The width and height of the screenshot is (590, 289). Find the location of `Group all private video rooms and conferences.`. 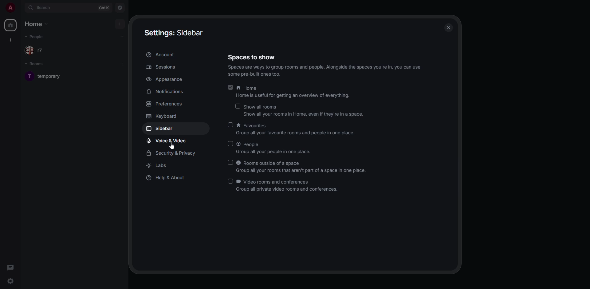

Group all private video rooms and conferences. is located at coordinates (280, 189).